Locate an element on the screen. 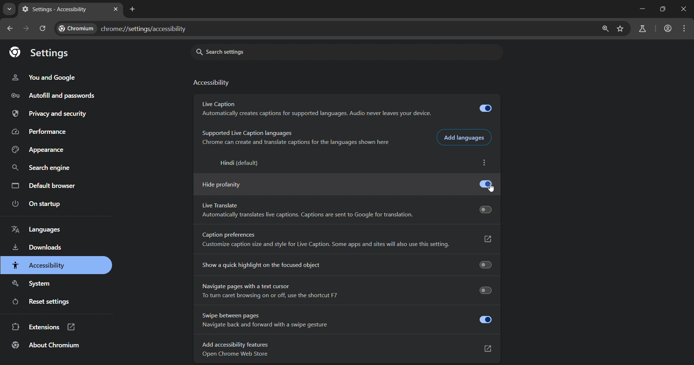 The width and height of the screenshot is (694, 365). add languages is located at coordinates (466, 137).